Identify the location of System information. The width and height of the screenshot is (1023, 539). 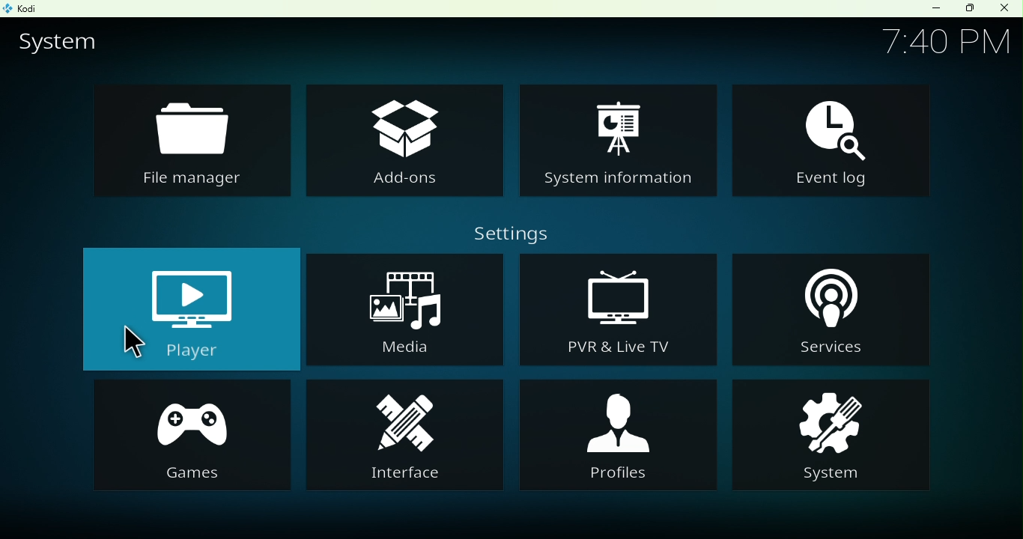
(618, 142).